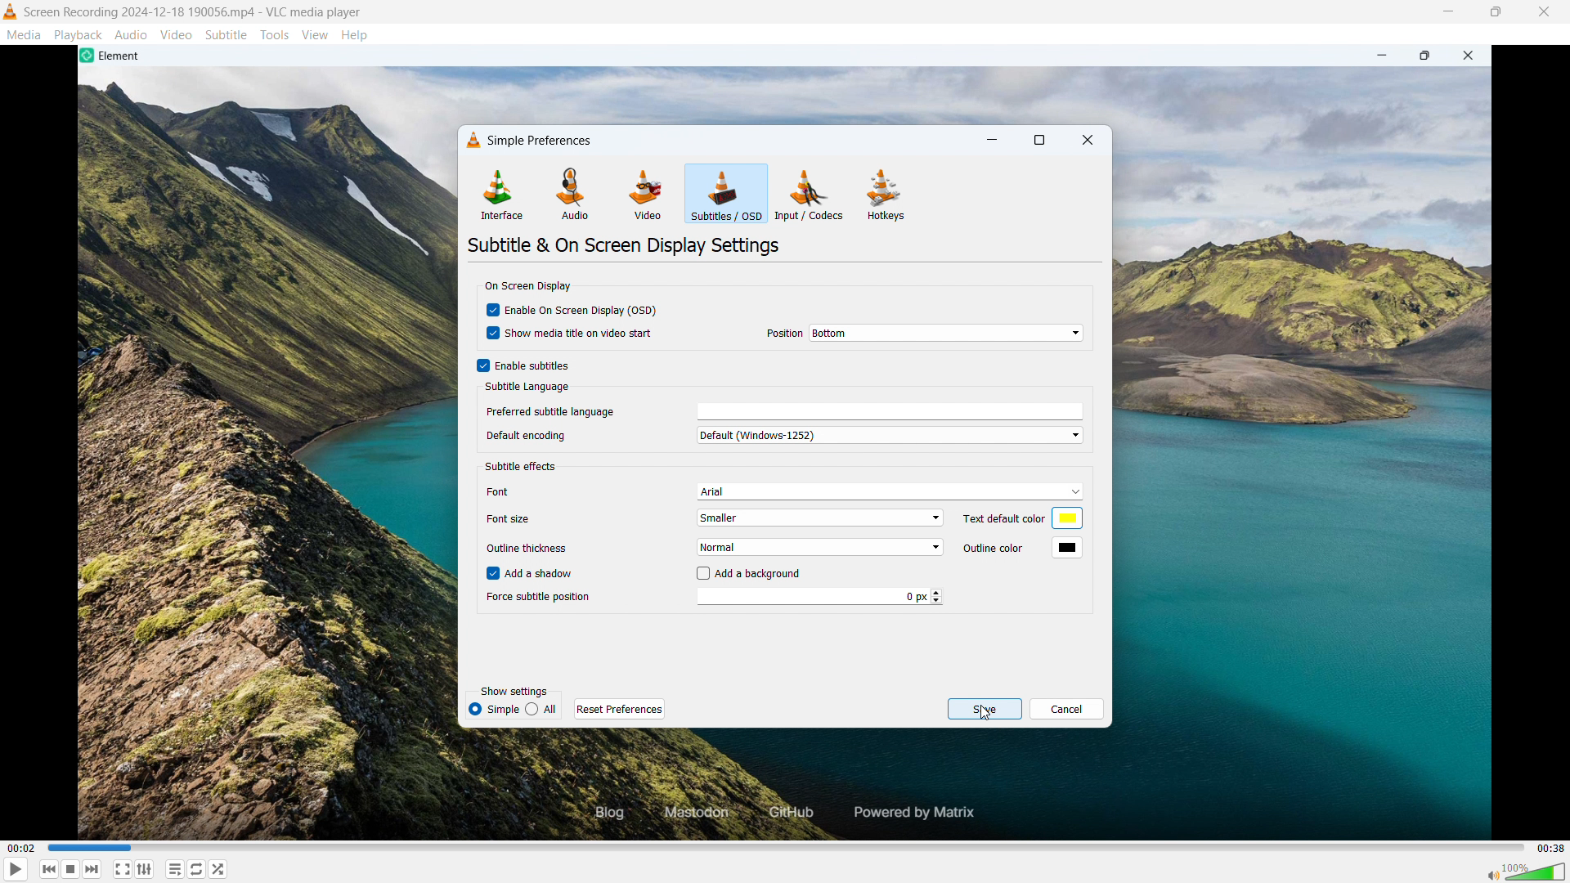 The image size is (1570, 883). Describe the element at coordinates (1066, 519) in the screenshot. I see `Default text colour changed to yellow ` at that location.